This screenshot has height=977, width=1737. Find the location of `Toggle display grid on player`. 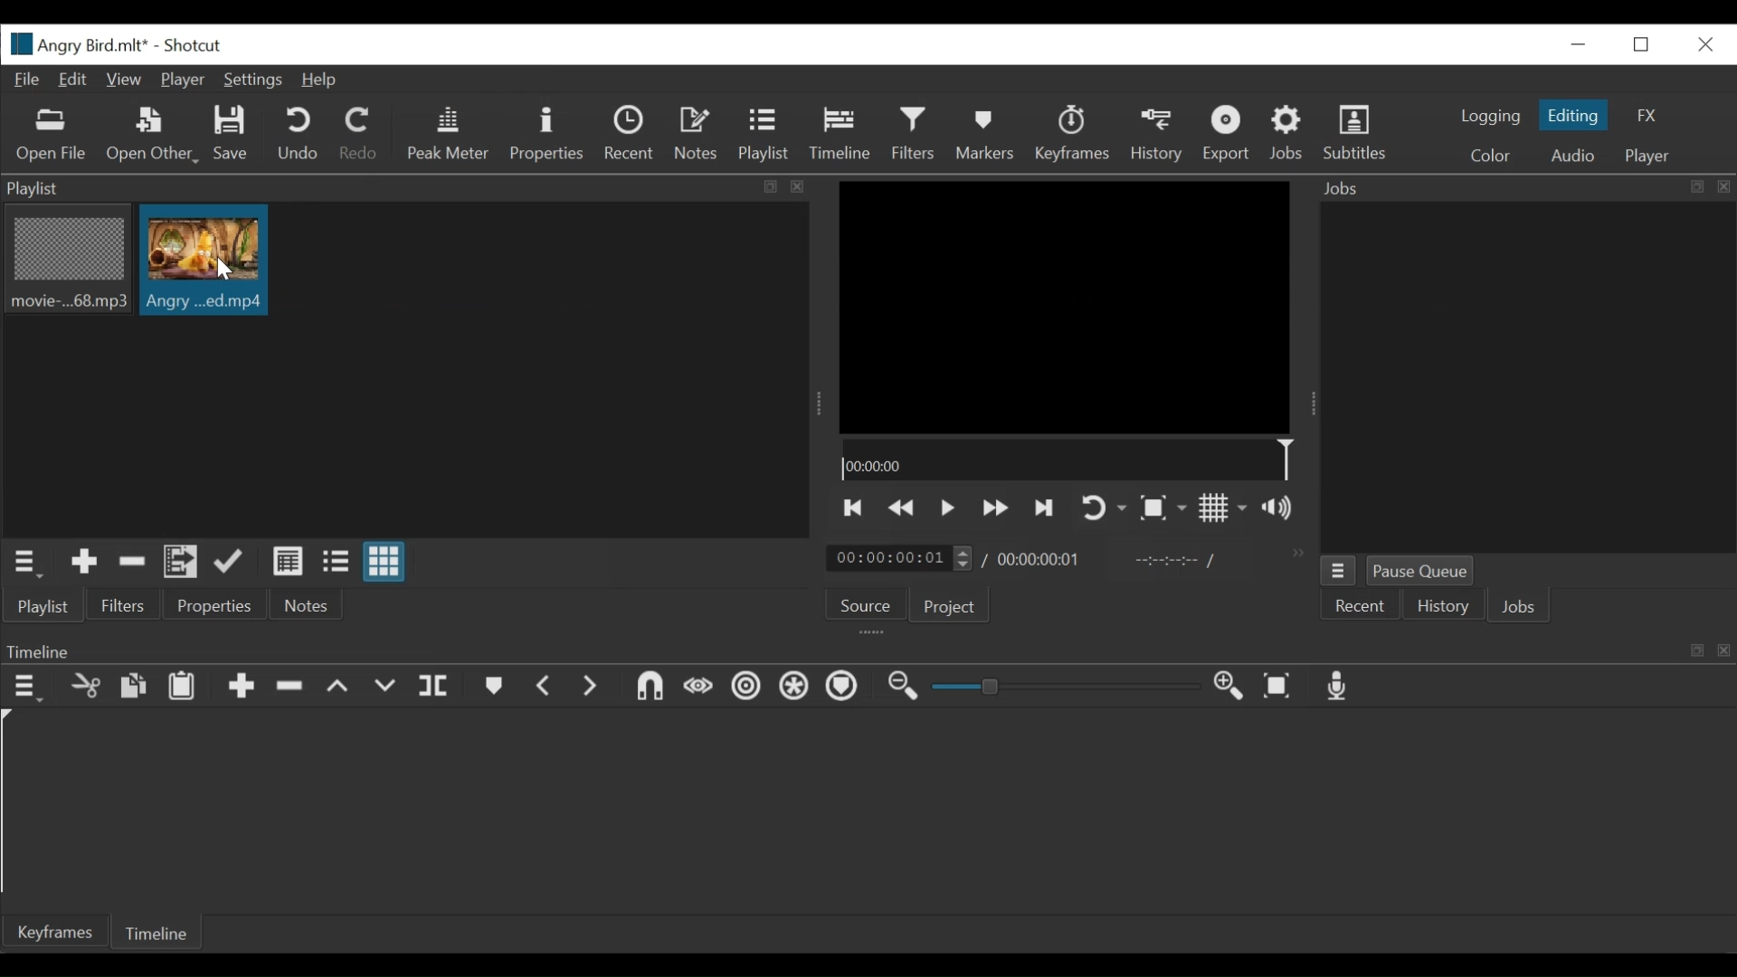

Toggle display grid on player is located at coordinates (1225, 509).